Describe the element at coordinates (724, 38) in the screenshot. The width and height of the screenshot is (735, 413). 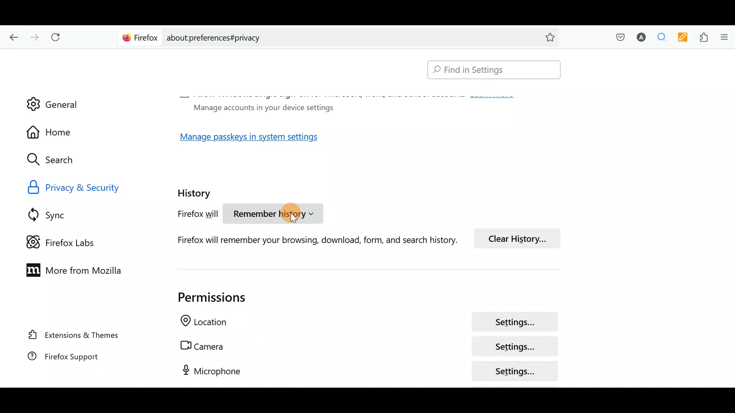
I see `Open application menu` at that location.